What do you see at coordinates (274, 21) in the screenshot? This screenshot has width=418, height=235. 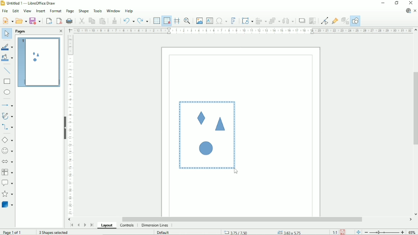 I see `Arrange` at bounding box center [274, 21].